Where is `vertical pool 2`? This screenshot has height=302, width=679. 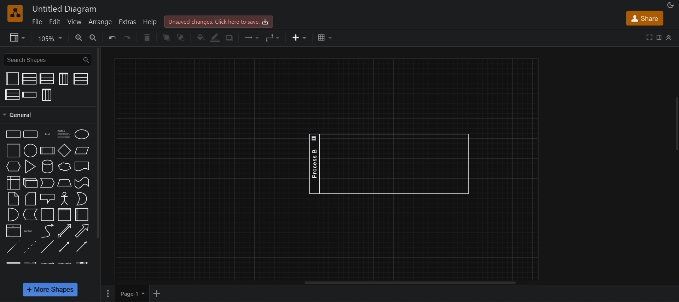
vertical pool 2 is located at coordinates (29, 79).